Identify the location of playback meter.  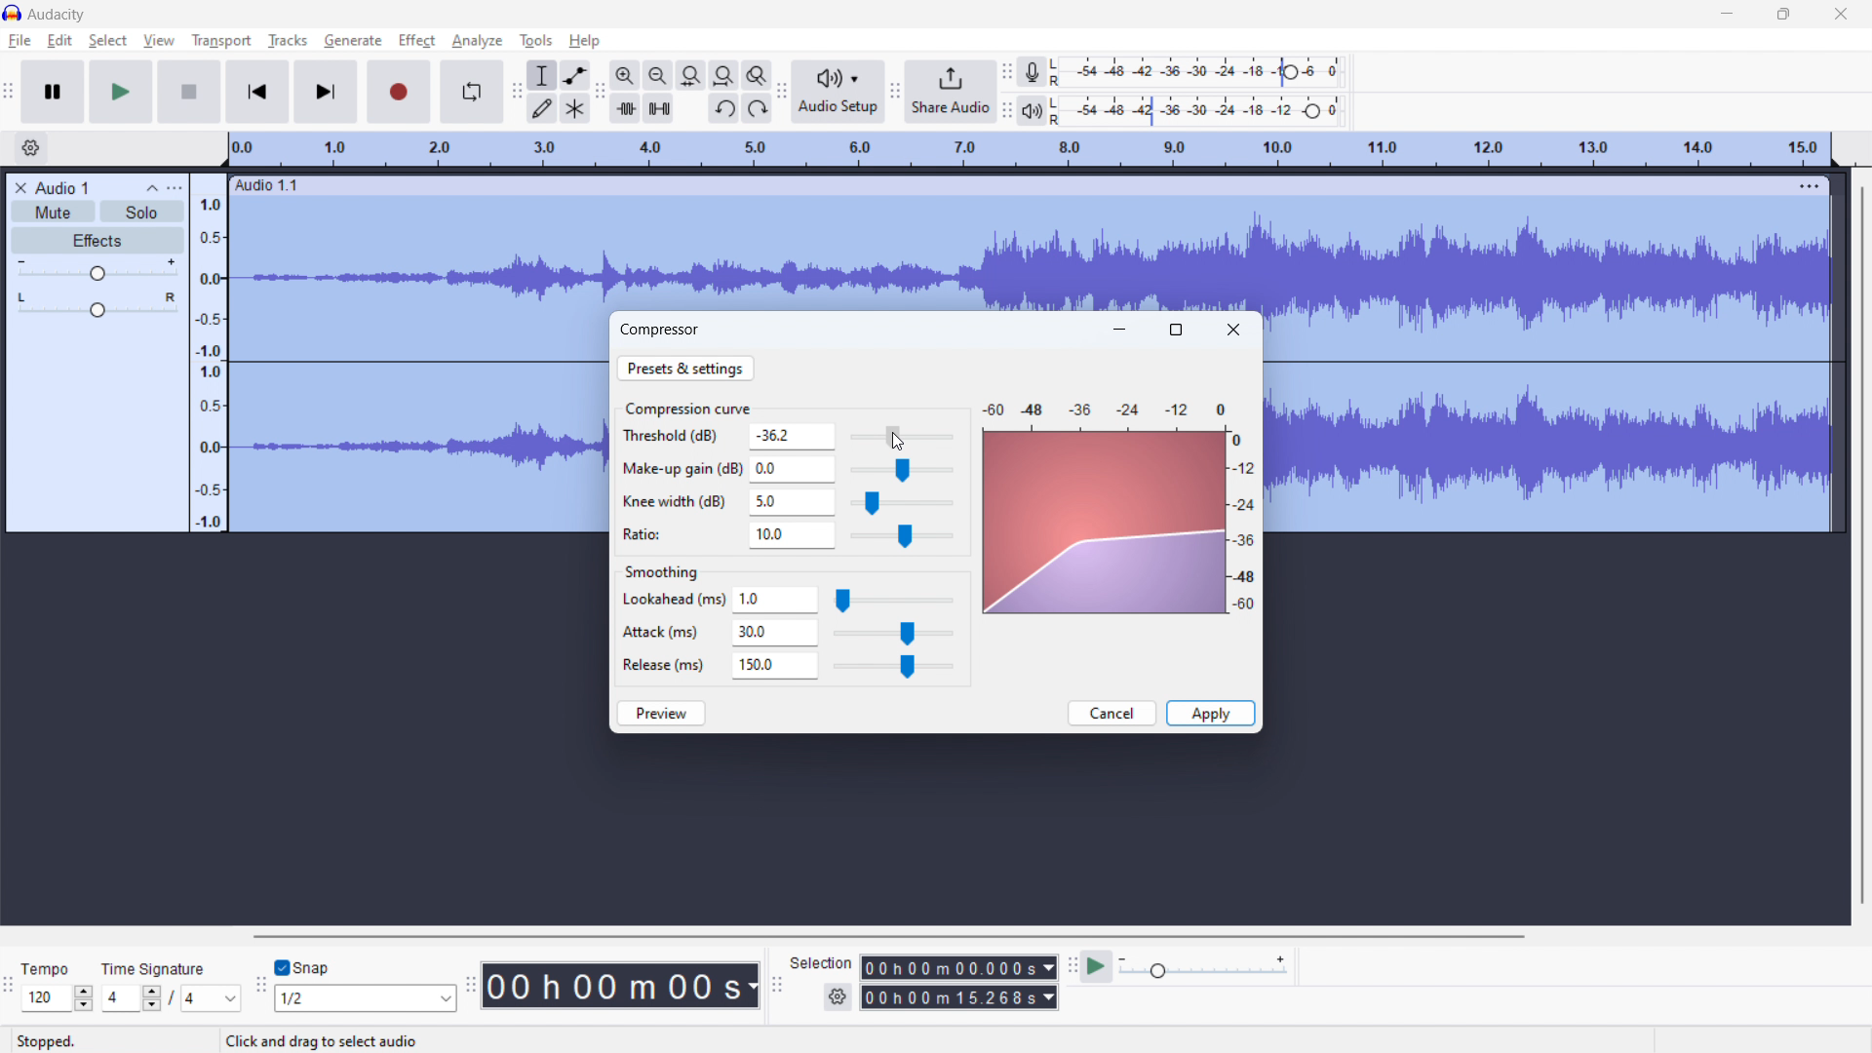
(1040, 110).